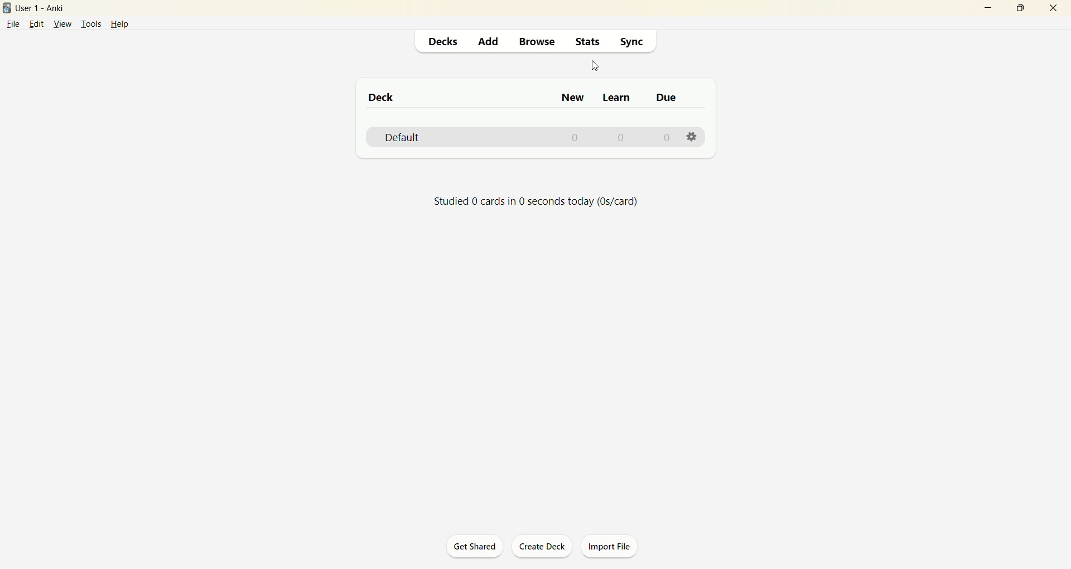 This screenshot has width=1071, height=569. Describe the element at coordinates (574, 97) in the screenshot. I see `new` at that location.